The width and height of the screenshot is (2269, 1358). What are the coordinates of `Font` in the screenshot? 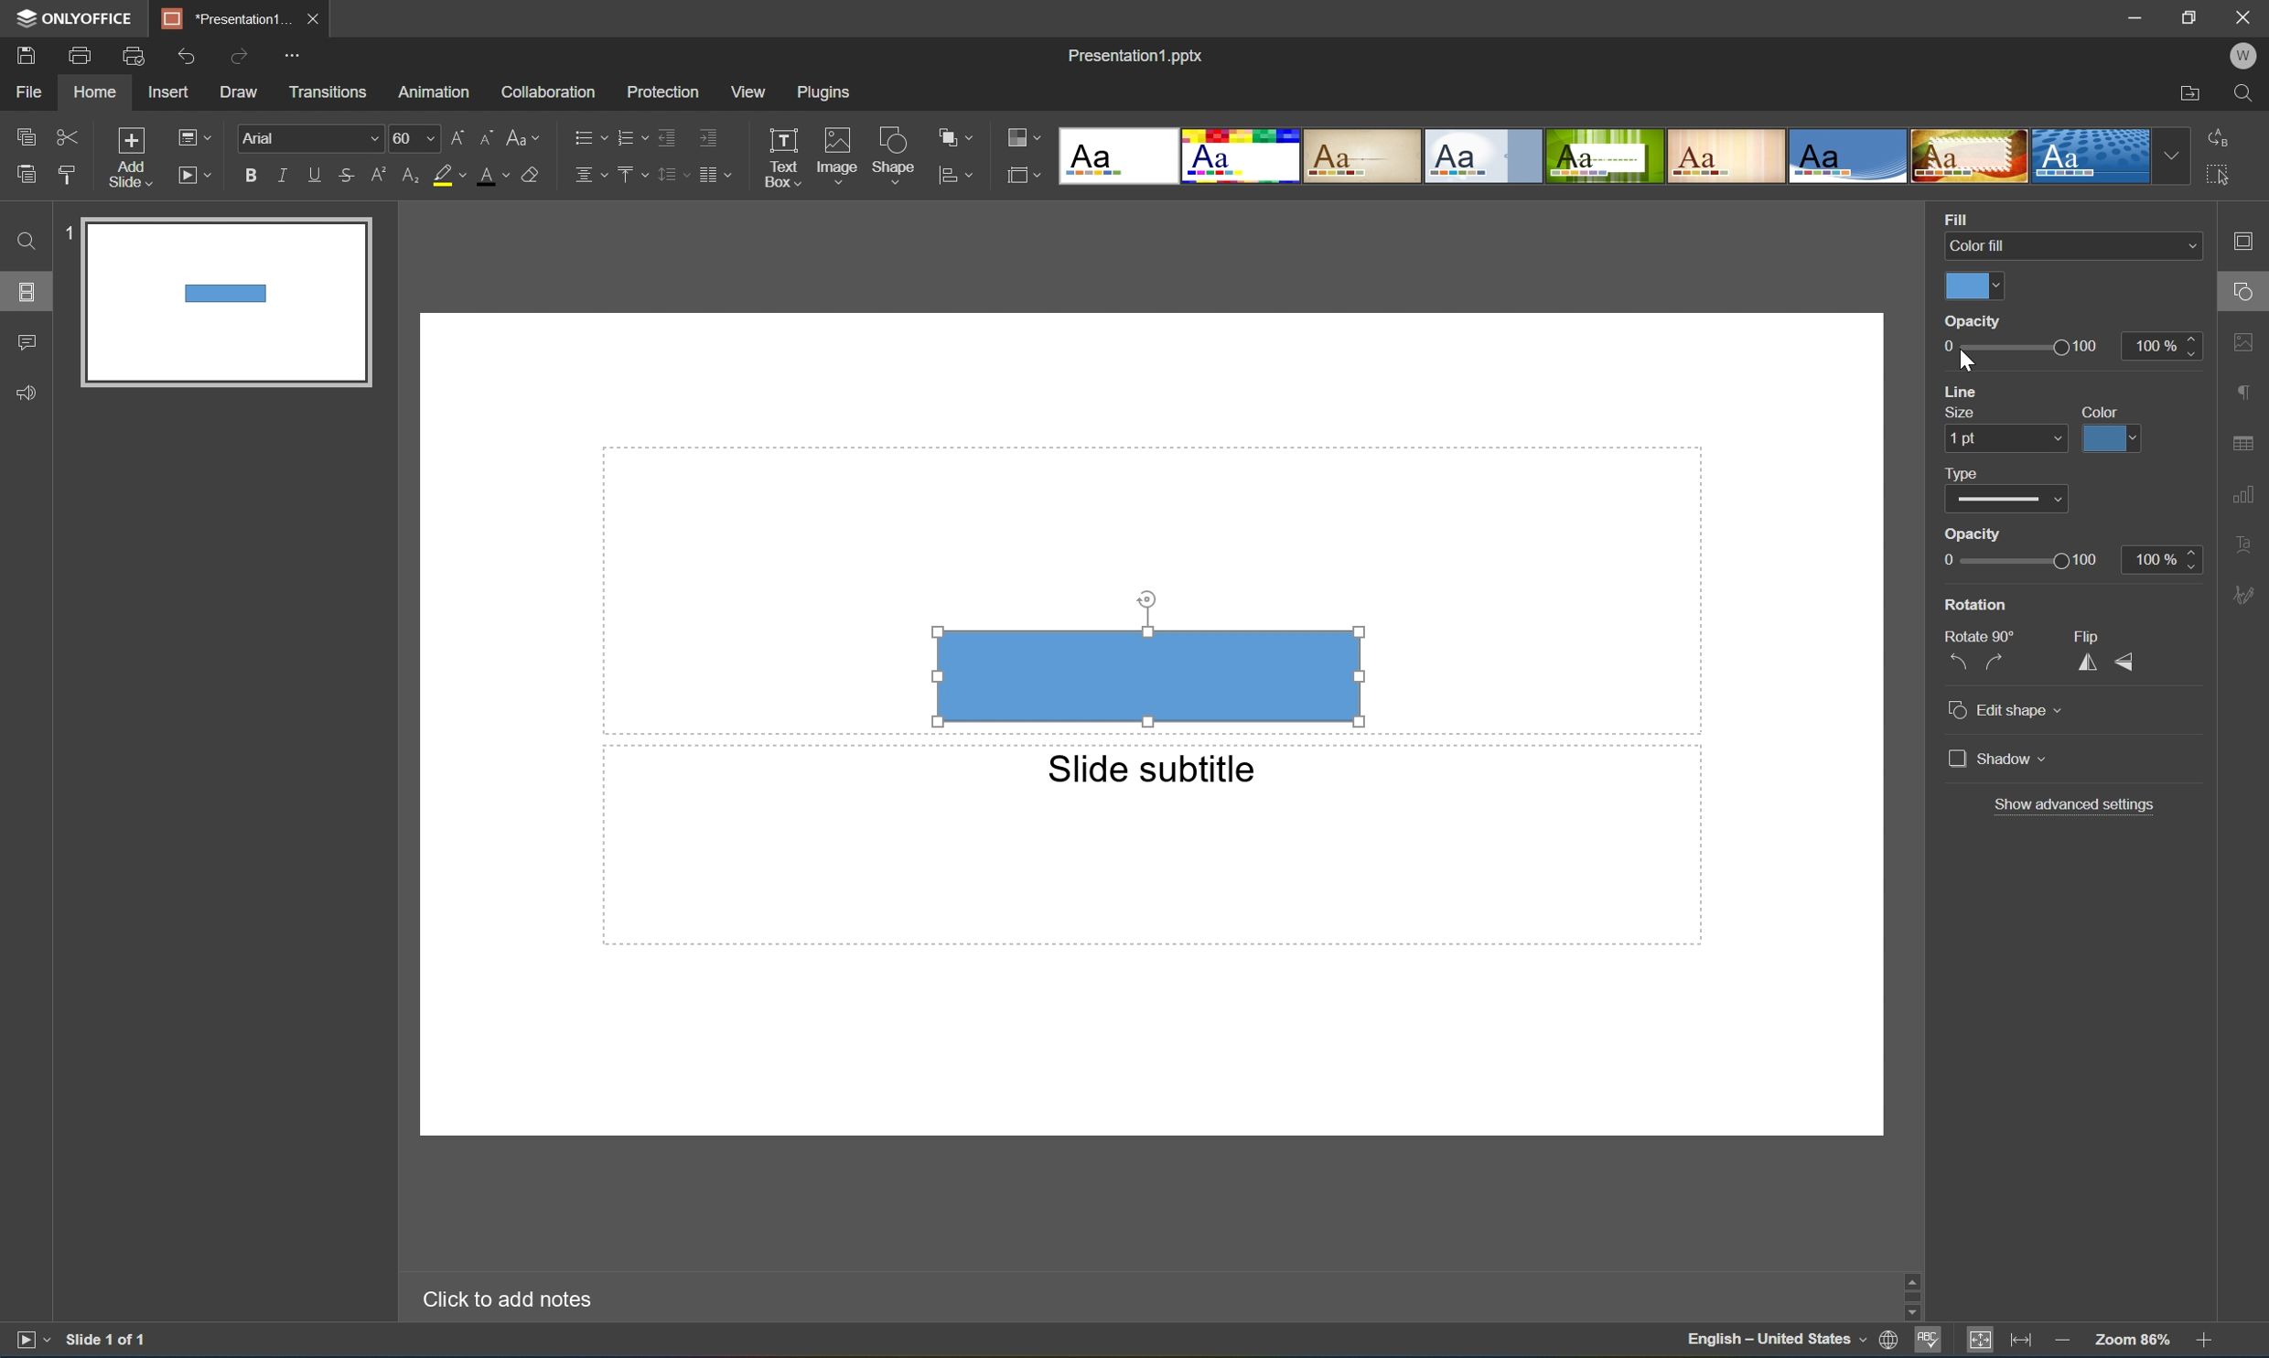 It's located at (309, 138).